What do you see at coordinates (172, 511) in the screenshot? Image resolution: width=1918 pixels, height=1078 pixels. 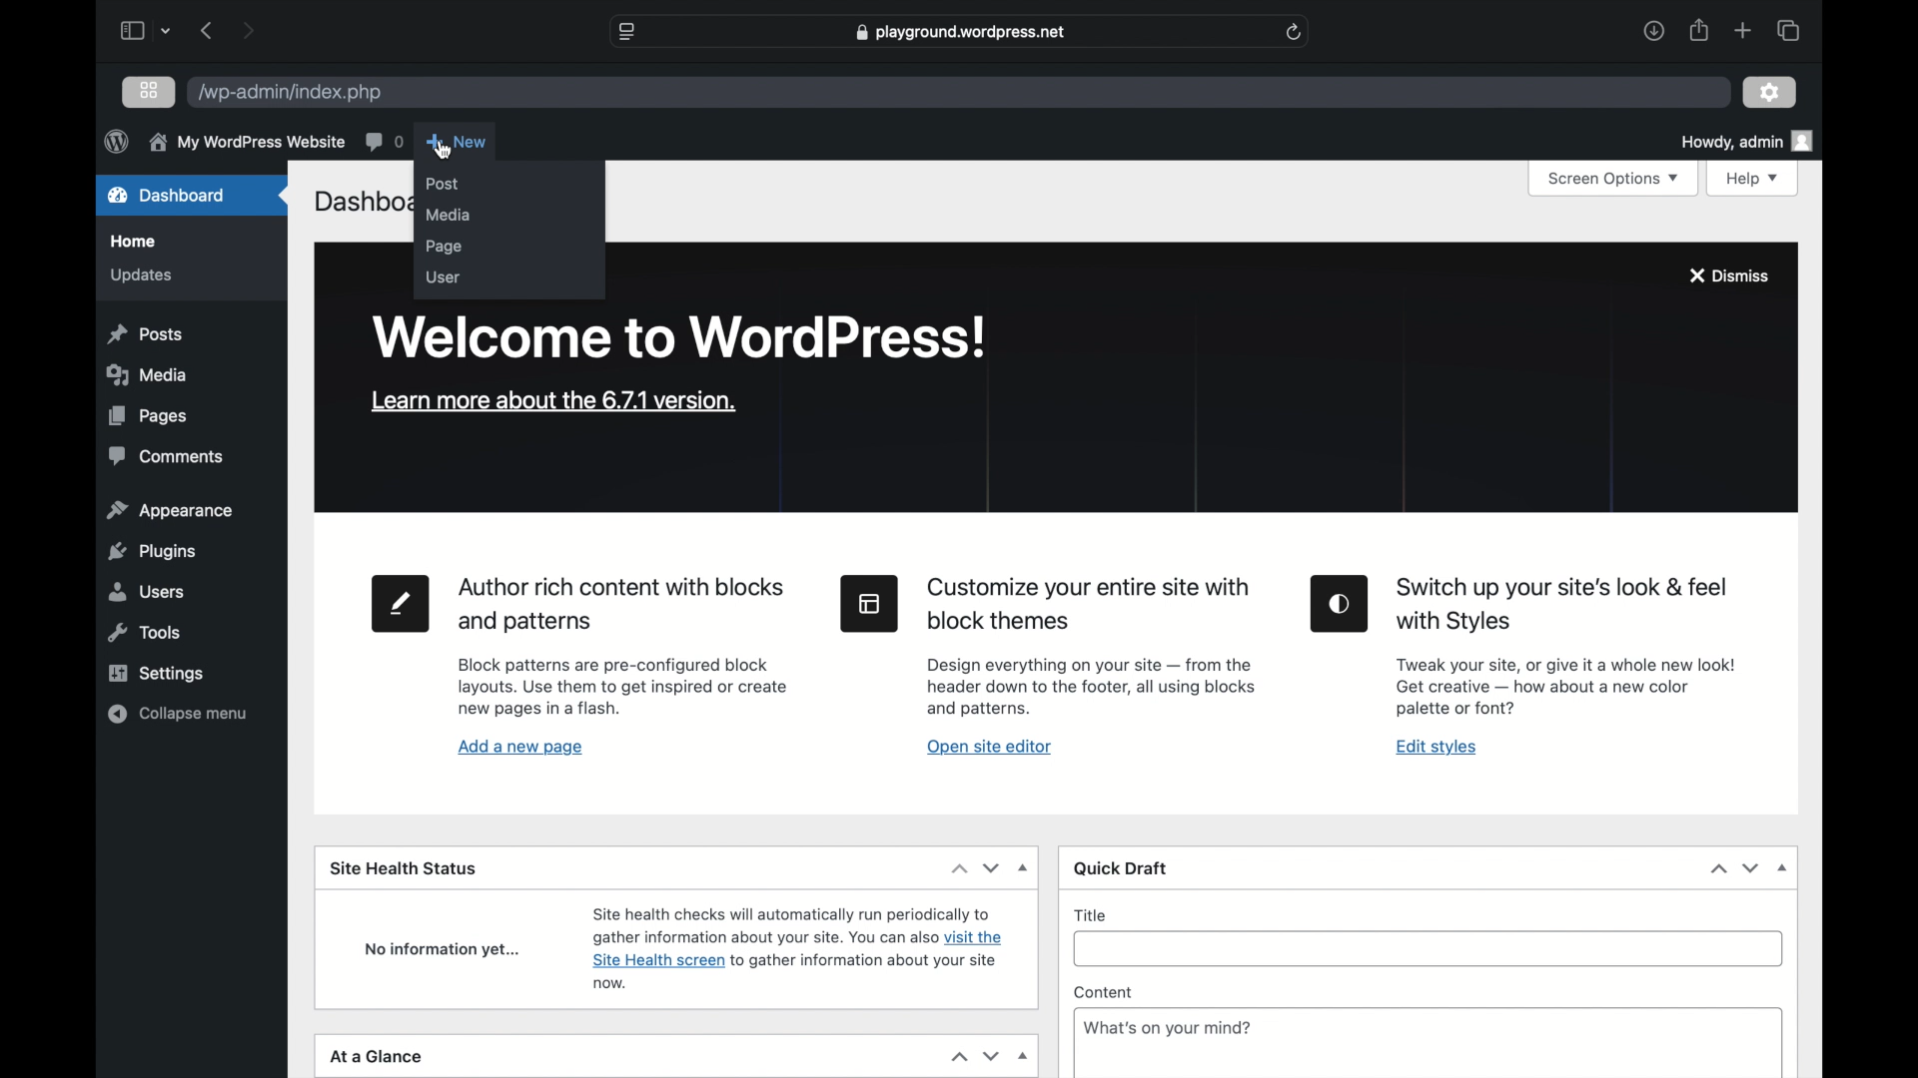 I see `appearance` at bounding box center [172, 511].